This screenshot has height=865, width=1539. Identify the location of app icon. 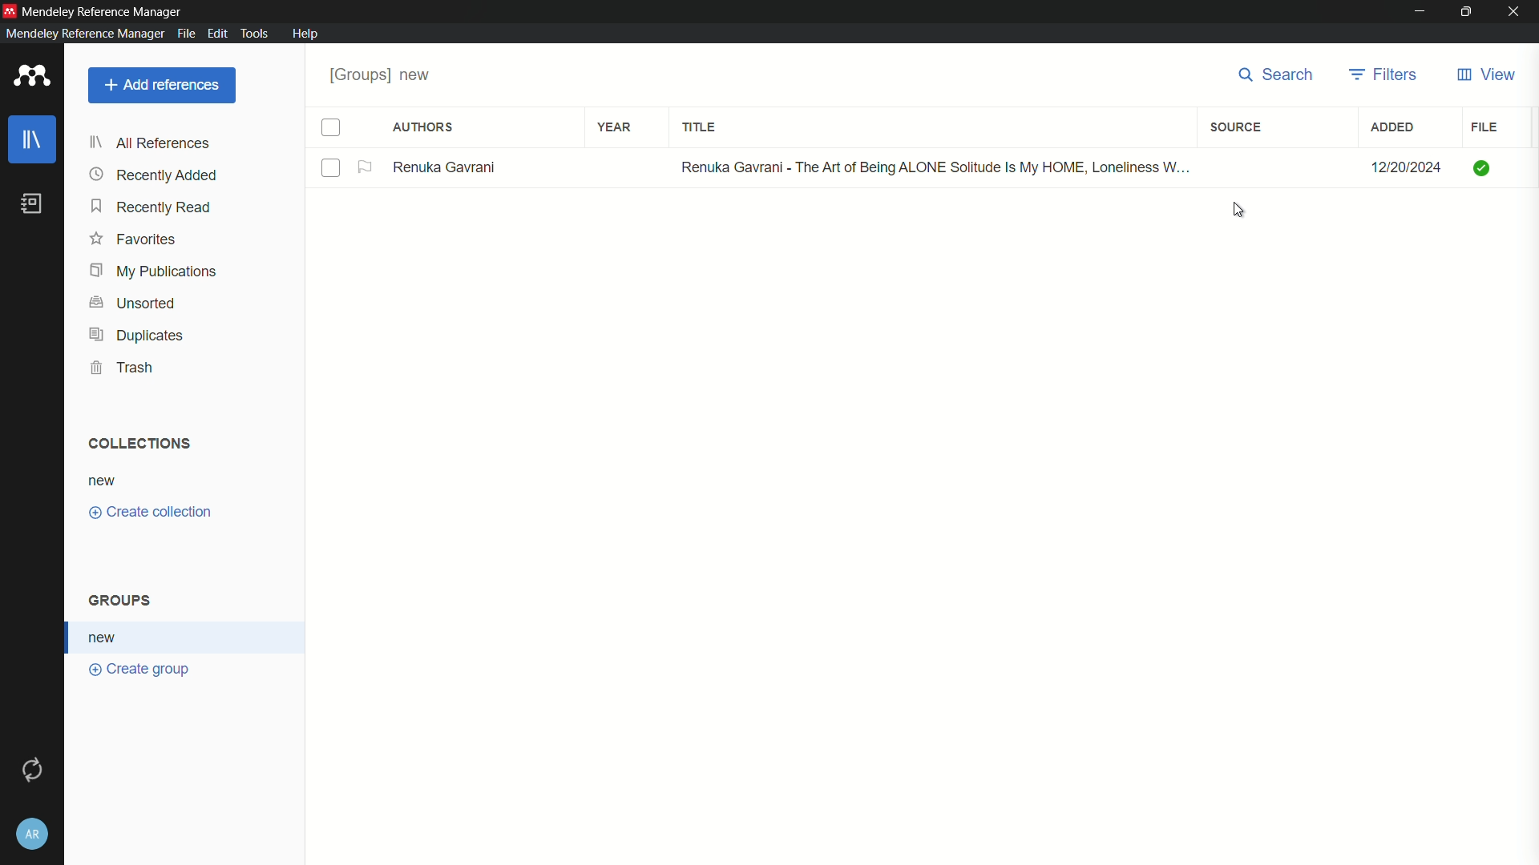
(10, 10).